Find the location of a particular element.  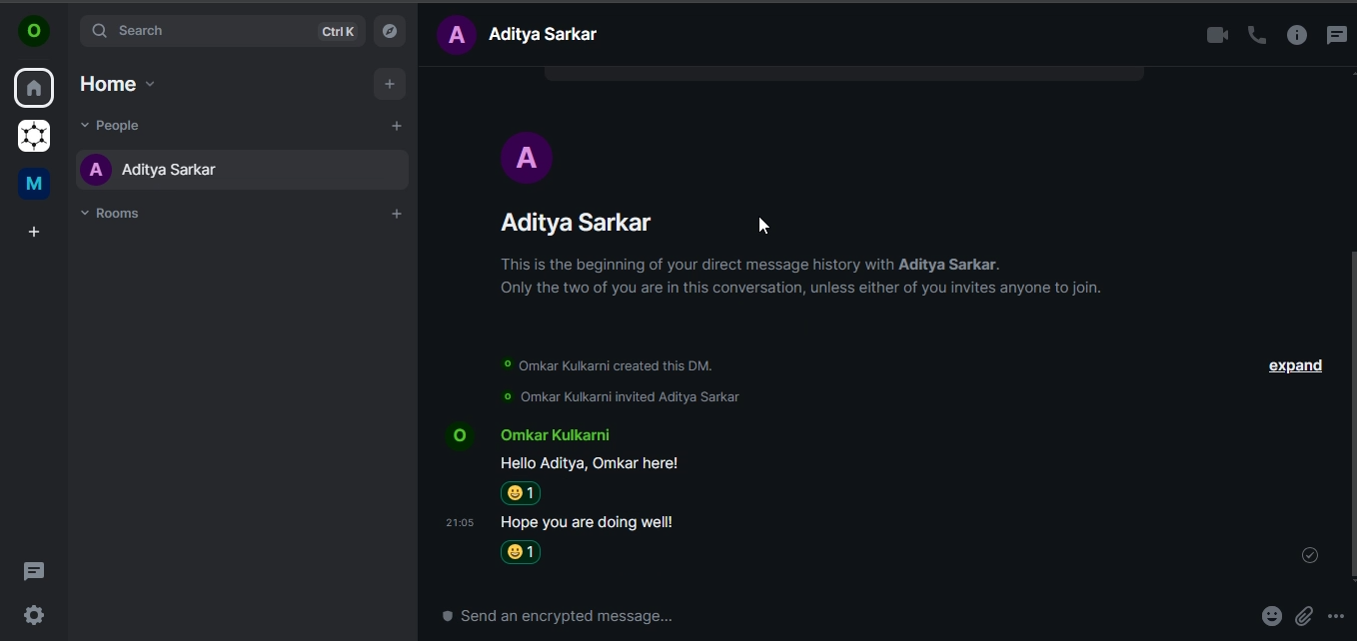

people is located at coordinates (117, 125).